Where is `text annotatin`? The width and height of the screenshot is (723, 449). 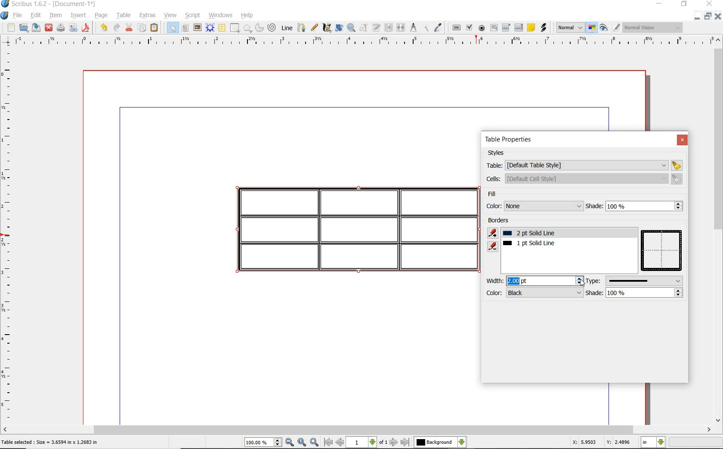
text annotatin is located at coordinates (531, 27).